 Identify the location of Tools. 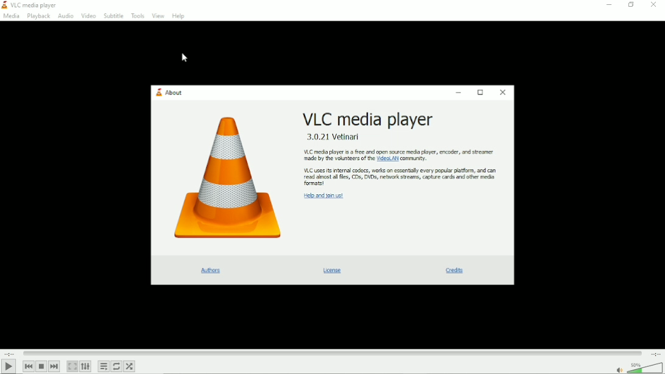
(136, 15).